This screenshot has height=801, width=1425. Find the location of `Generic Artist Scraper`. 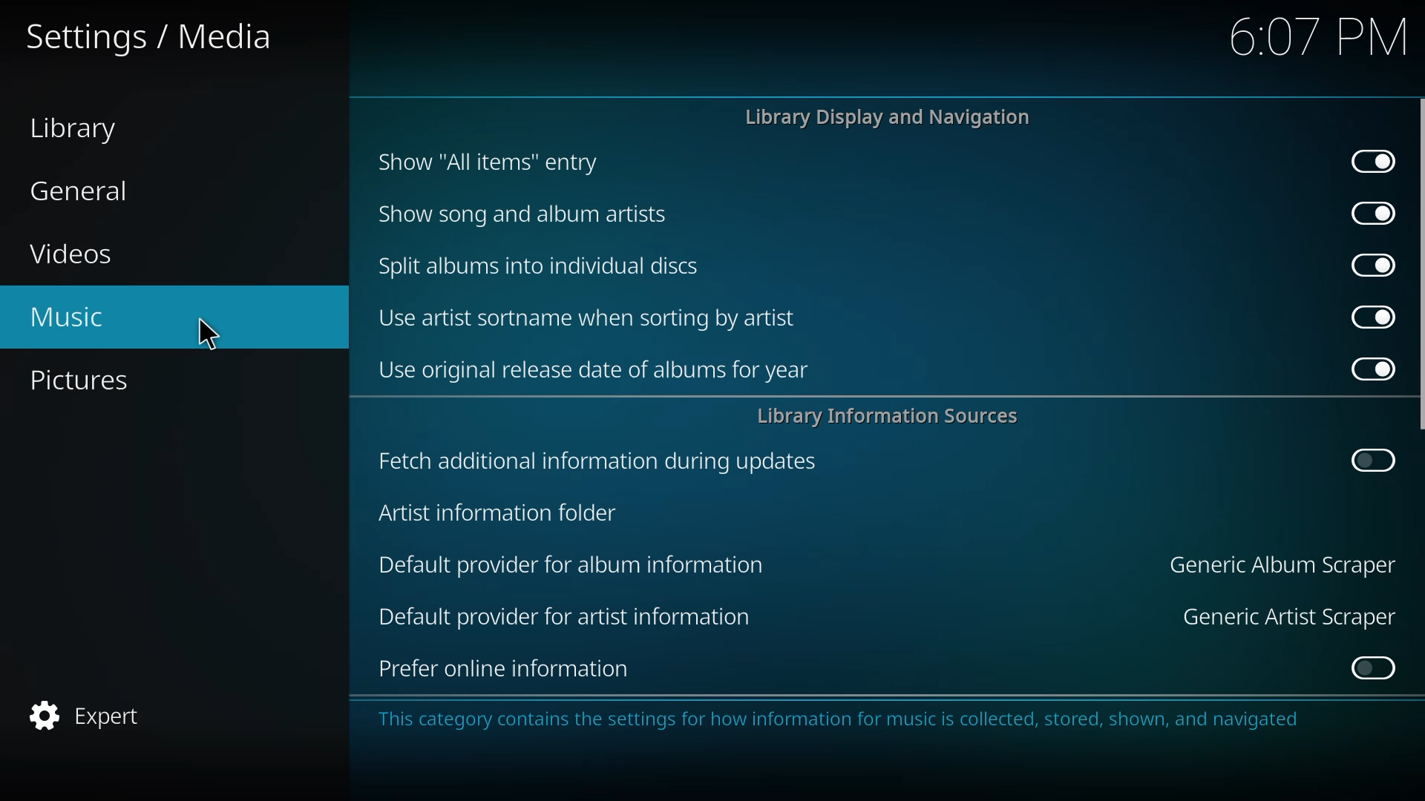

Generic Artist Scraper is located at coordinates (1280, 619).